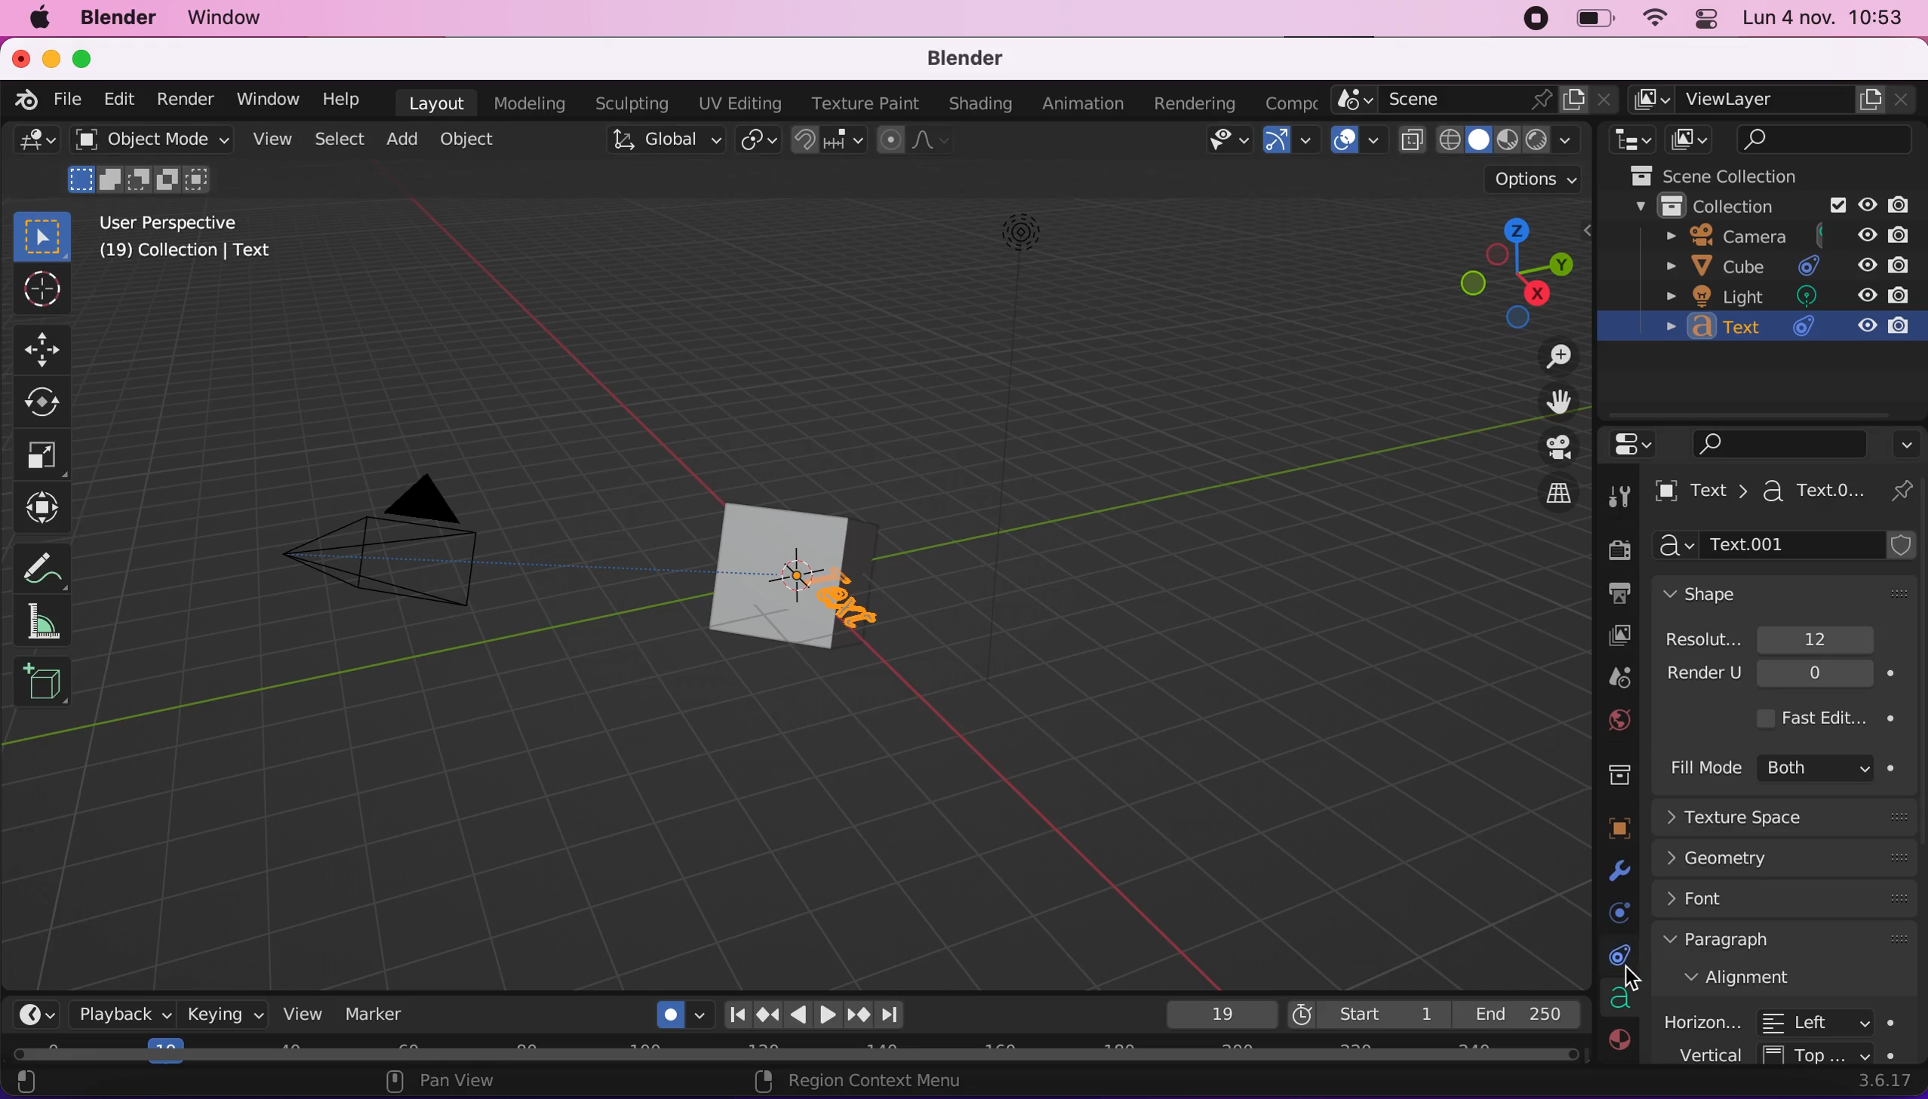 This screenshot has width=1928, height=1099. Describe the element at coordinates (1631, 140) in the screenshot. I see `editor type` at that location.